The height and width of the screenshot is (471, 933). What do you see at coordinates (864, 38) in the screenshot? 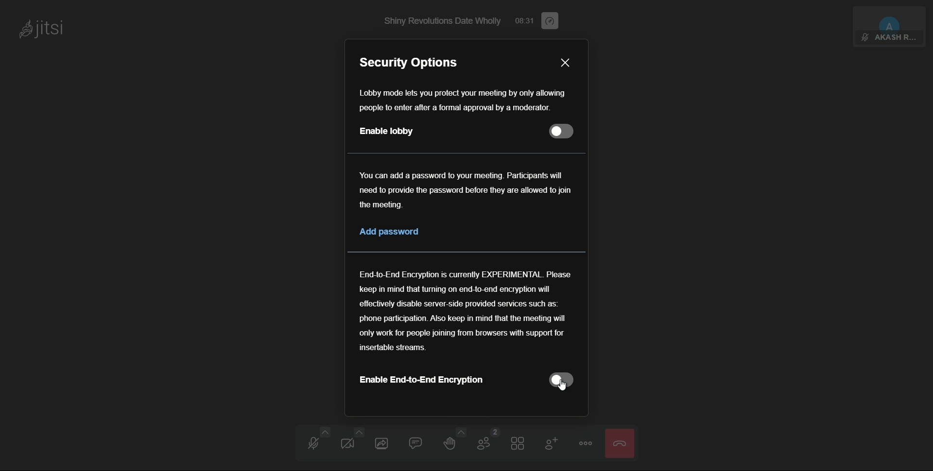
I see `mute` at bounding box center [864, 38].